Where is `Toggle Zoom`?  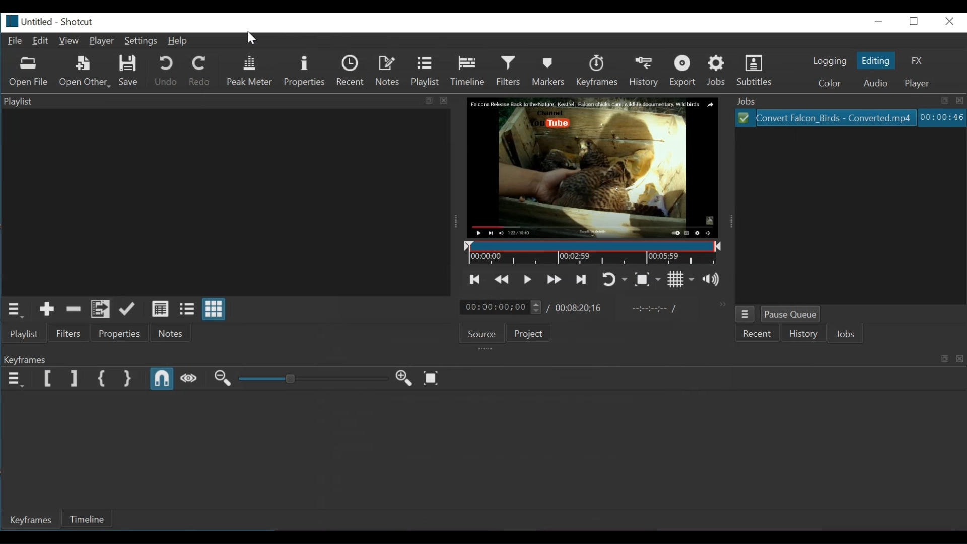
Toggle Zoom is located at coordinates (649, 279).